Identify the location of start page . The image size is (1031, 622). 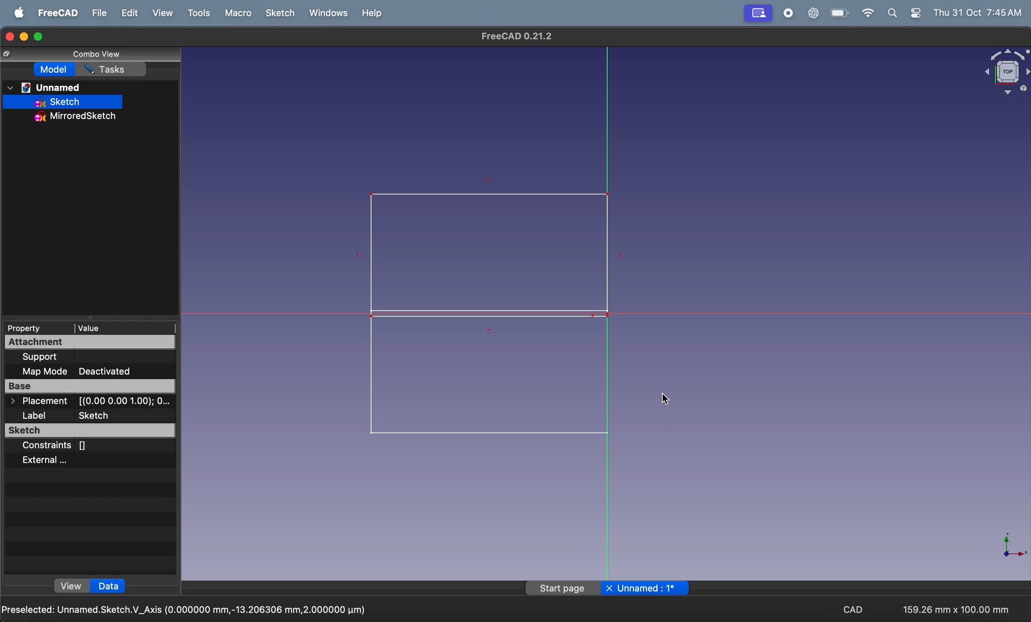
(562, 587).